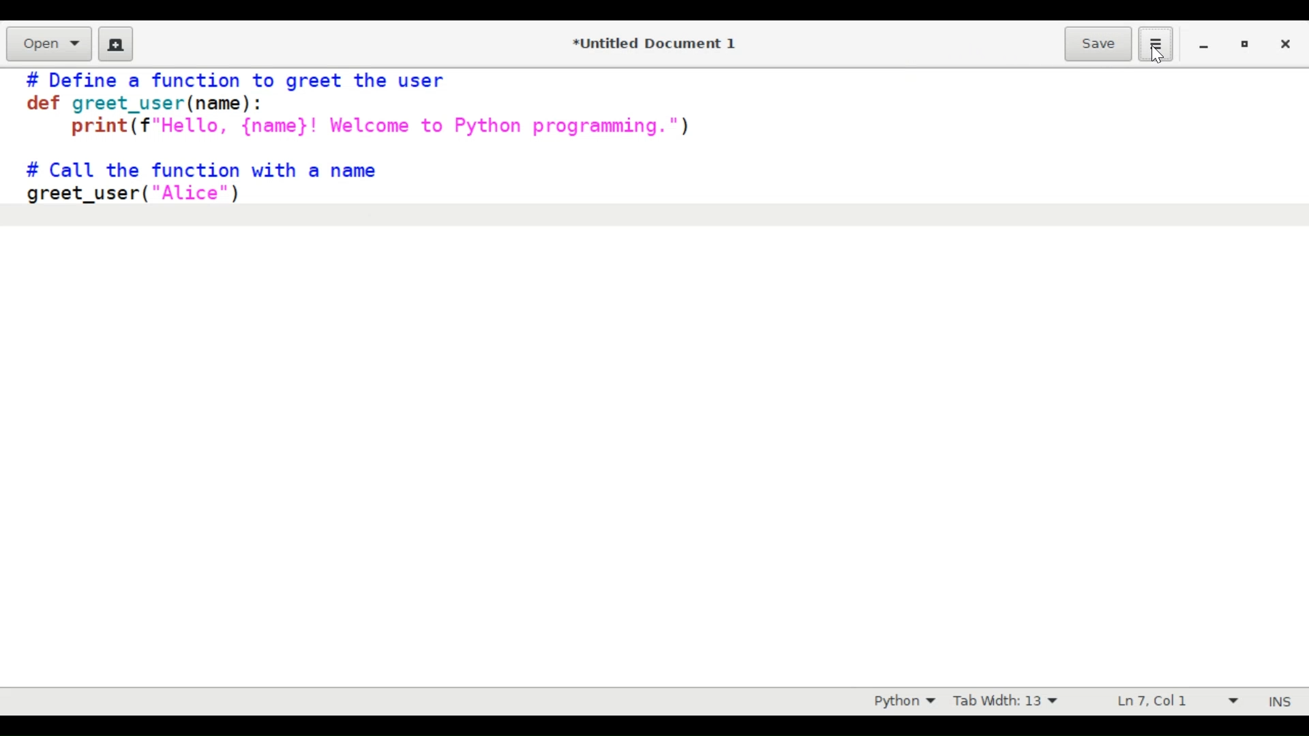 The image size is (1309, 736). Describe the element at coordinates (48, 44) in the screenshot. I see `Open` at that location.